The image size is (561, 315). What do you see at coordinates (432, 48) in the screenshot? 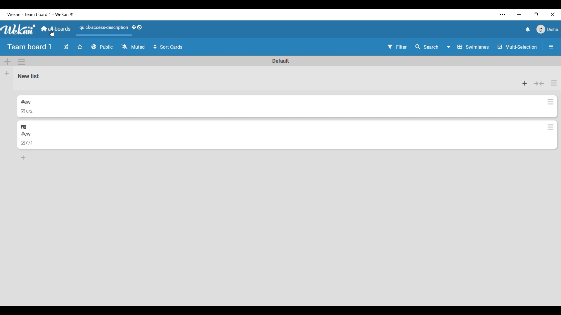
I see `Search` at bounding box center [432, 48].